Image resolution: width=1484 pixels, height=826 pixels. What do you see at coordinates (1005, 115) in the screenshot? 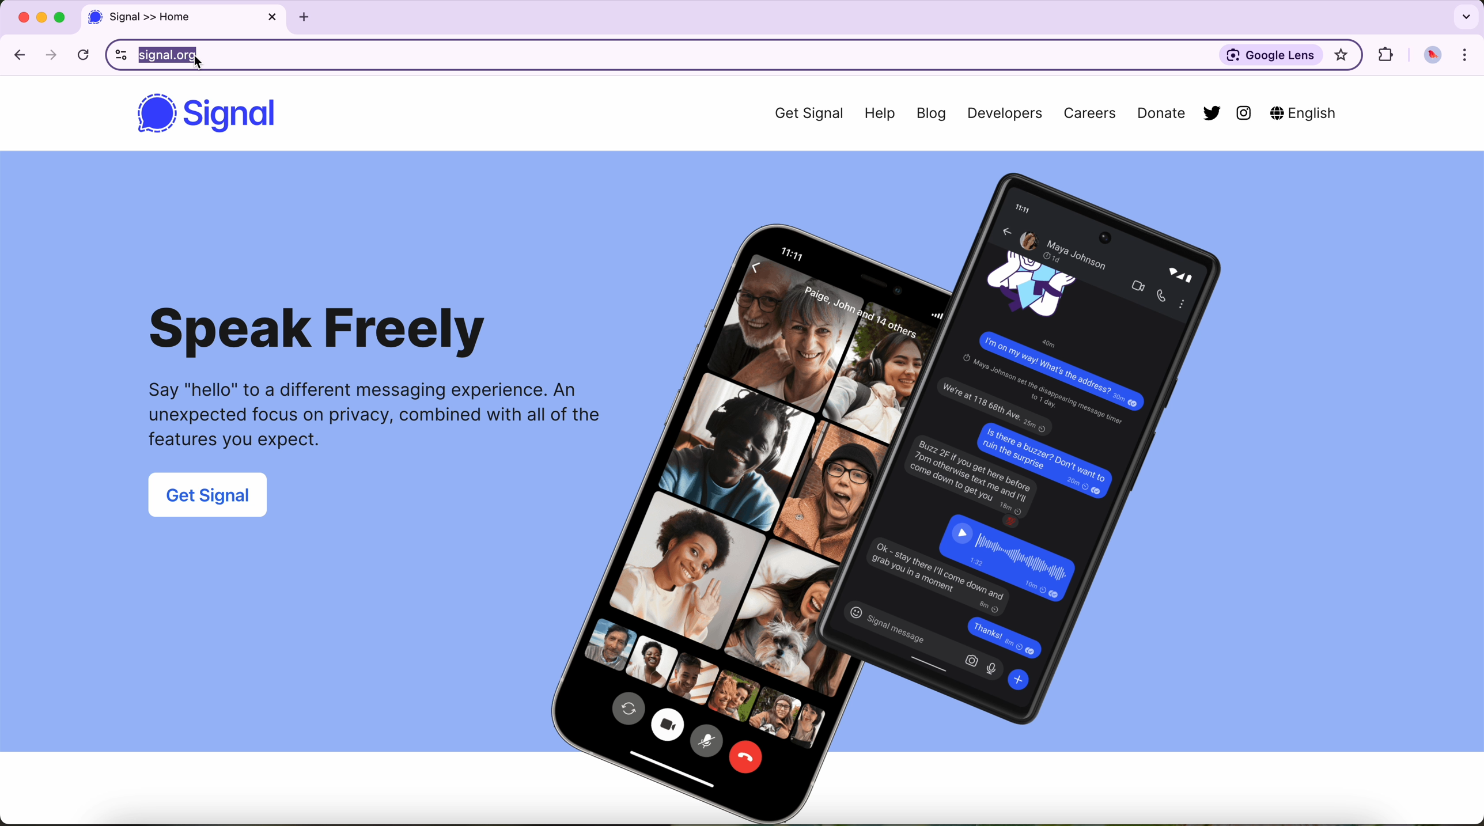
I see `Developers` at bounding box center [1005, 115].